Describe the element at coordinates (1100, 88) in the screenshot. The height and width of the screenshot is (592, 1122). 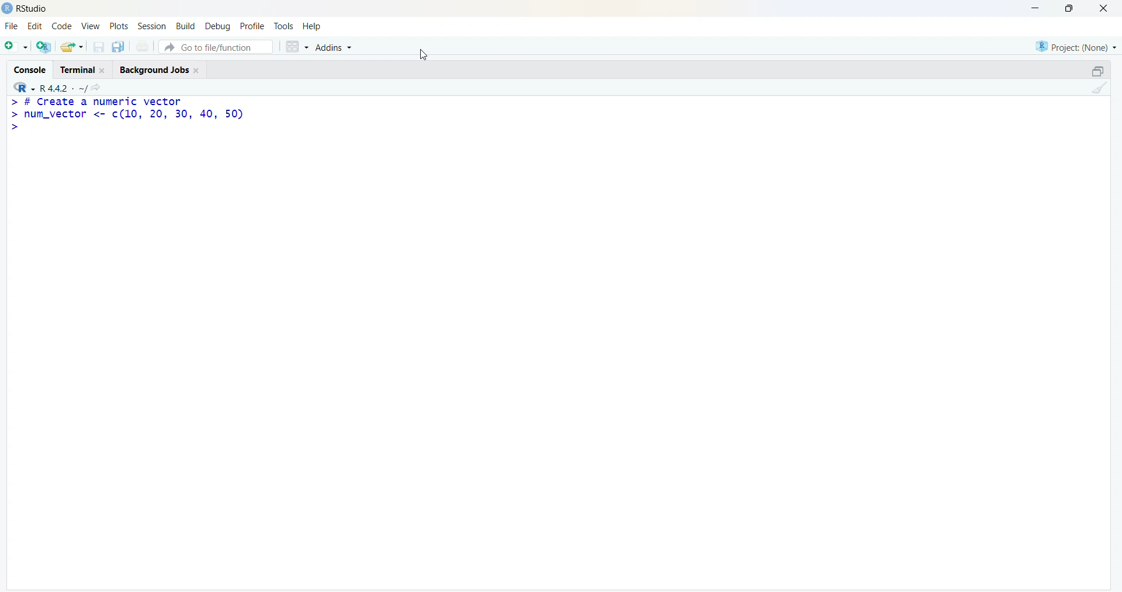
I see `clean` at that location.